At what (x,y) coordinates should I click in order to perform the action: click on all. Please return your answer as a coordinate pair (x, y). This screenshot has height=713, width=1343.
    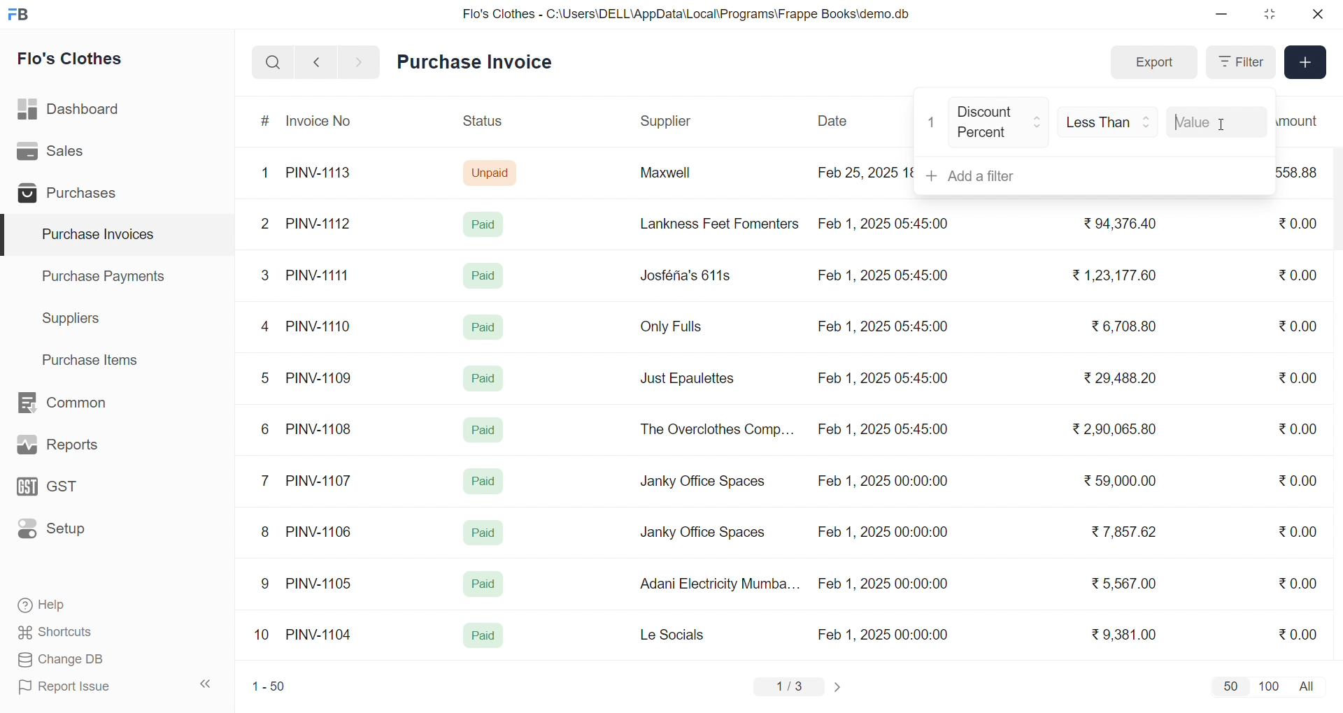
    Looking at the image, I should click on (1309, 685).